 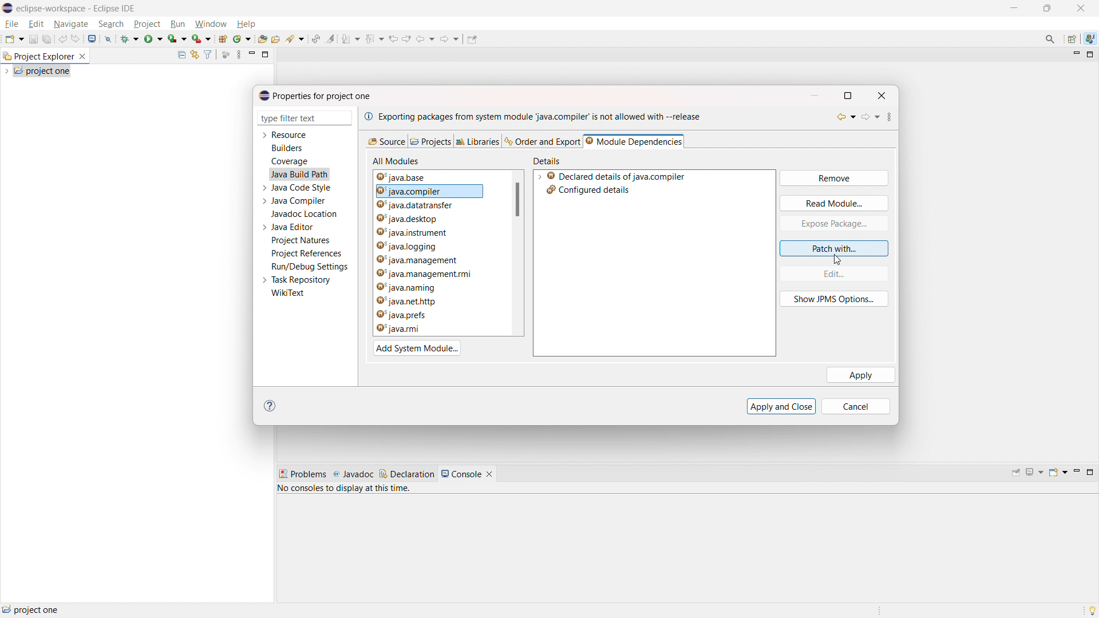 What do you see at coordinates (543, 141) in the screenshot?
I see `order and export` at bounding box center [543, 141].